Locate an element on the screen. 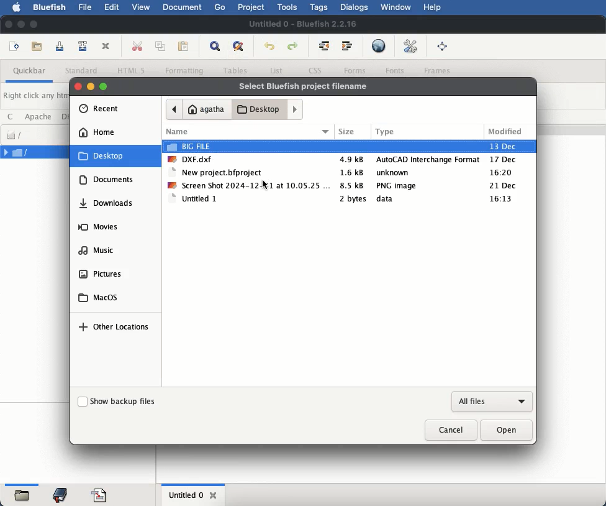  16:20 is located at coordinates (504, 172).